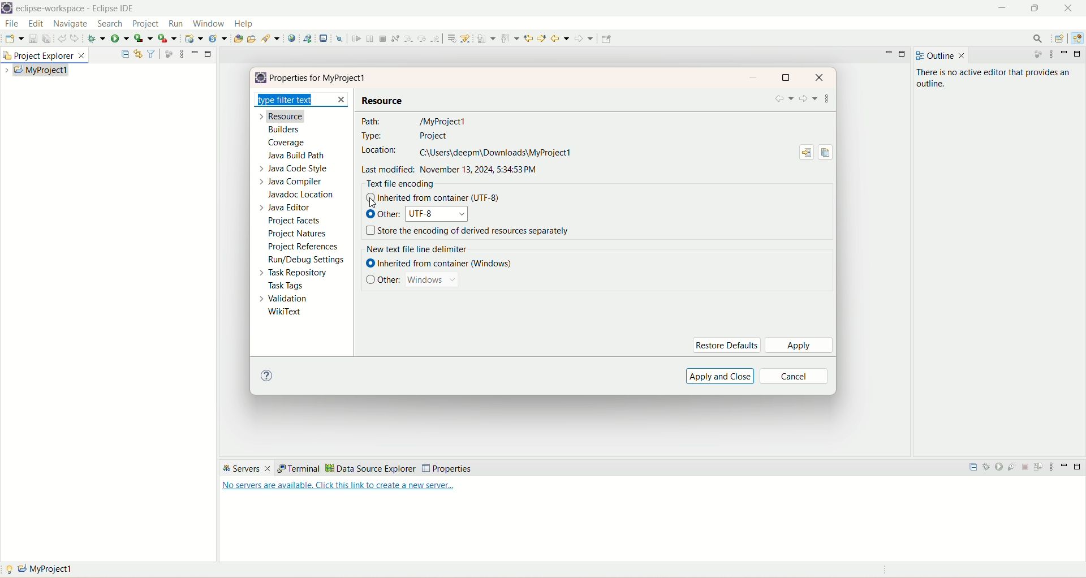 This screenshot has height=578, width=1086. Describe the element at coordinates (11, 24) in the screenshot. I see `file` at that location.